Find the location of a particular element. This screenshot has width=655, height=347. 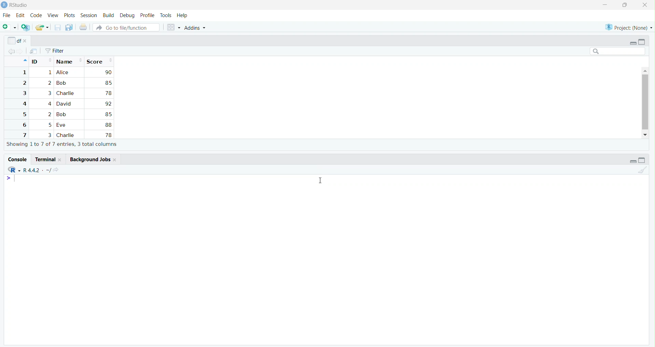

view options is located at coordinates (173, 27).